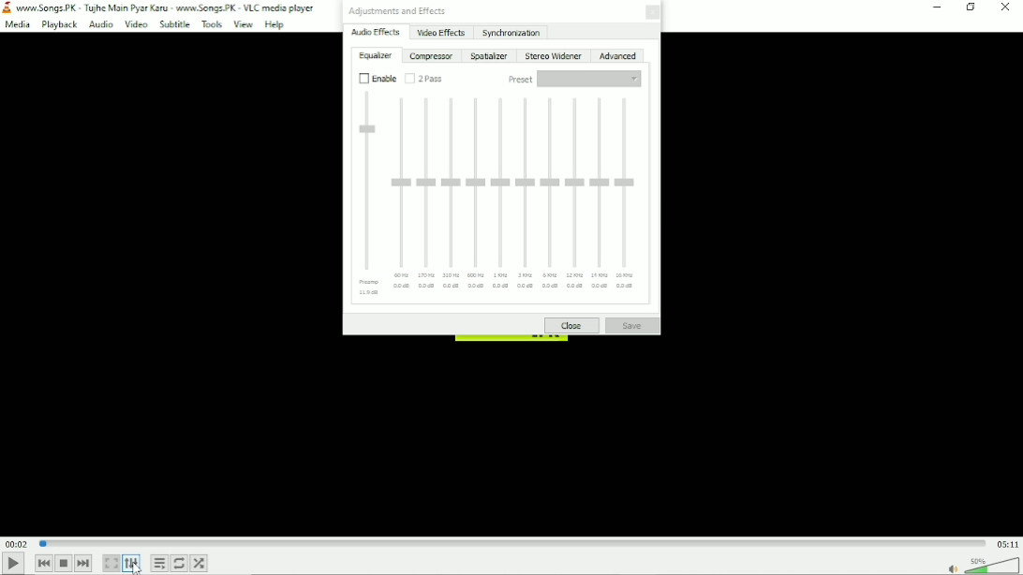 Image resolution: width=1023 pixels, height=575 pixels. What do you see at coordinates (84, 564) in the screenshot?
I see `Next` at bounding box center [84, 564].